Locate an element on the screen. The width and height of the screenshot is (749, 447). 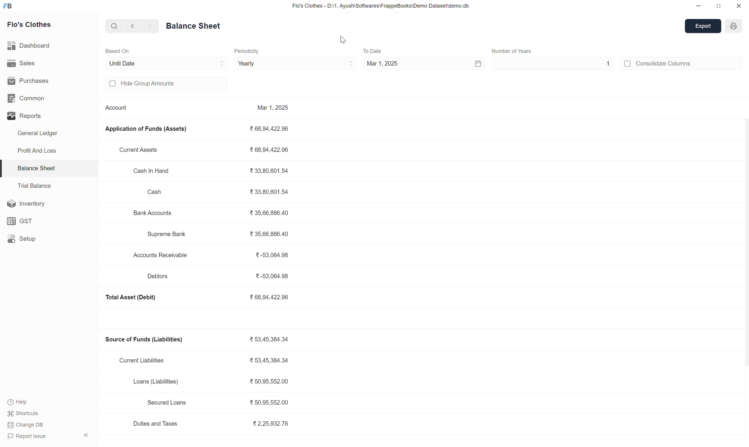
Debtors is located at coordinates (158, 276).